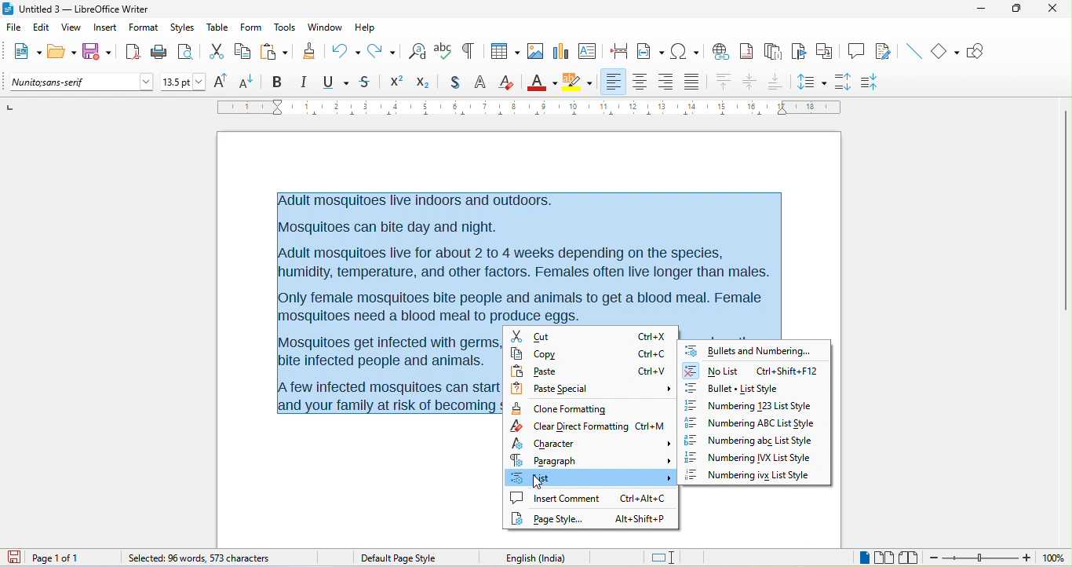  What do you see at coordinates (536, 53) in the screenshot?
I see `image` at bounding box center [536, 53].